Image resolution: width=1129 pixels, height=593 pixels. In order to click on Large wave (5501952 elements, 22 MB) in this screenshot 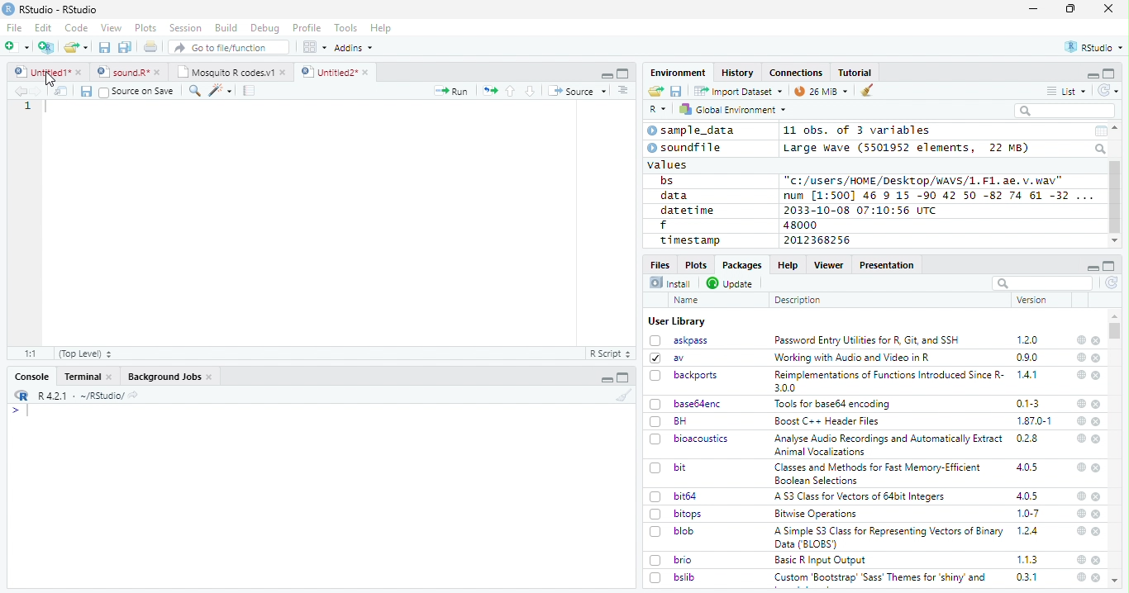, I will do `click(908, 148)`.